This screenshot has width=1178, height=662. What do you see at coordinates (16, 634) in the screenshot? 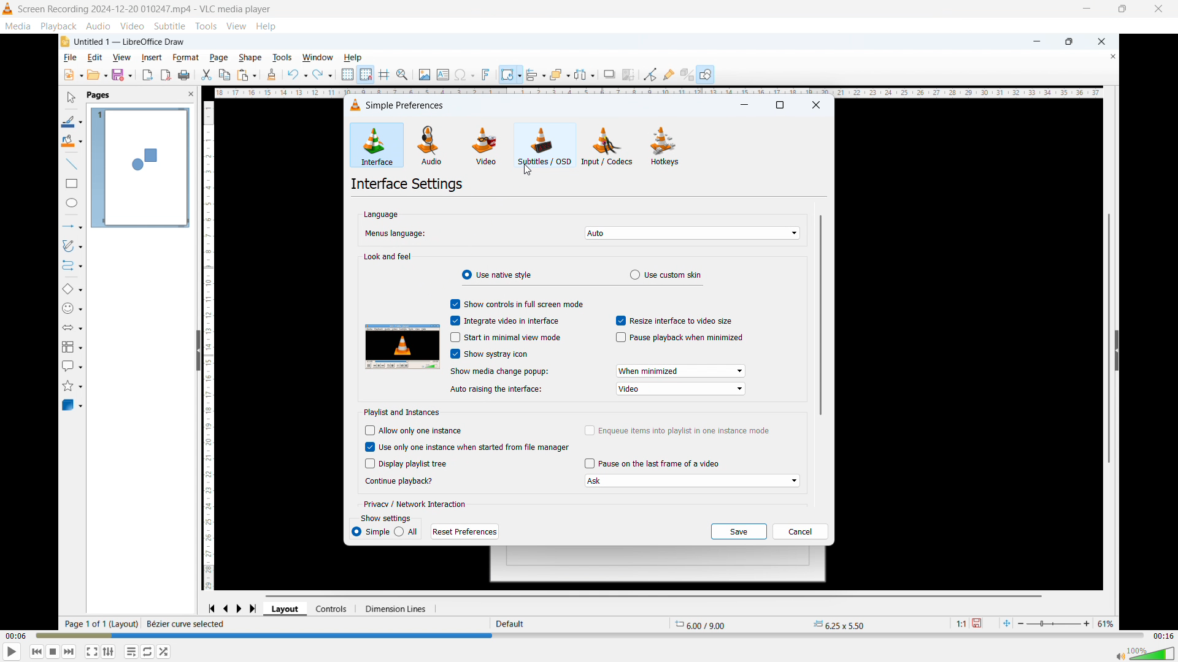
I see `Time elapsed ` at bounding box center [16, 634].